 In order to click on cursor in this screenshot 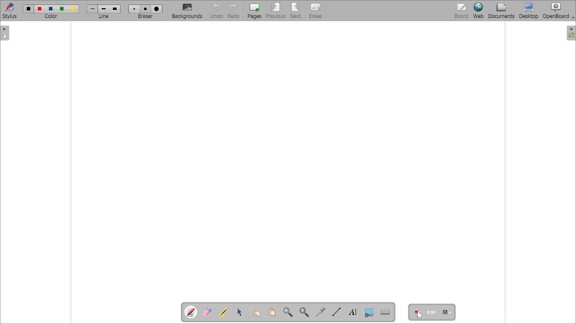, I will do `click(419, 315)`.